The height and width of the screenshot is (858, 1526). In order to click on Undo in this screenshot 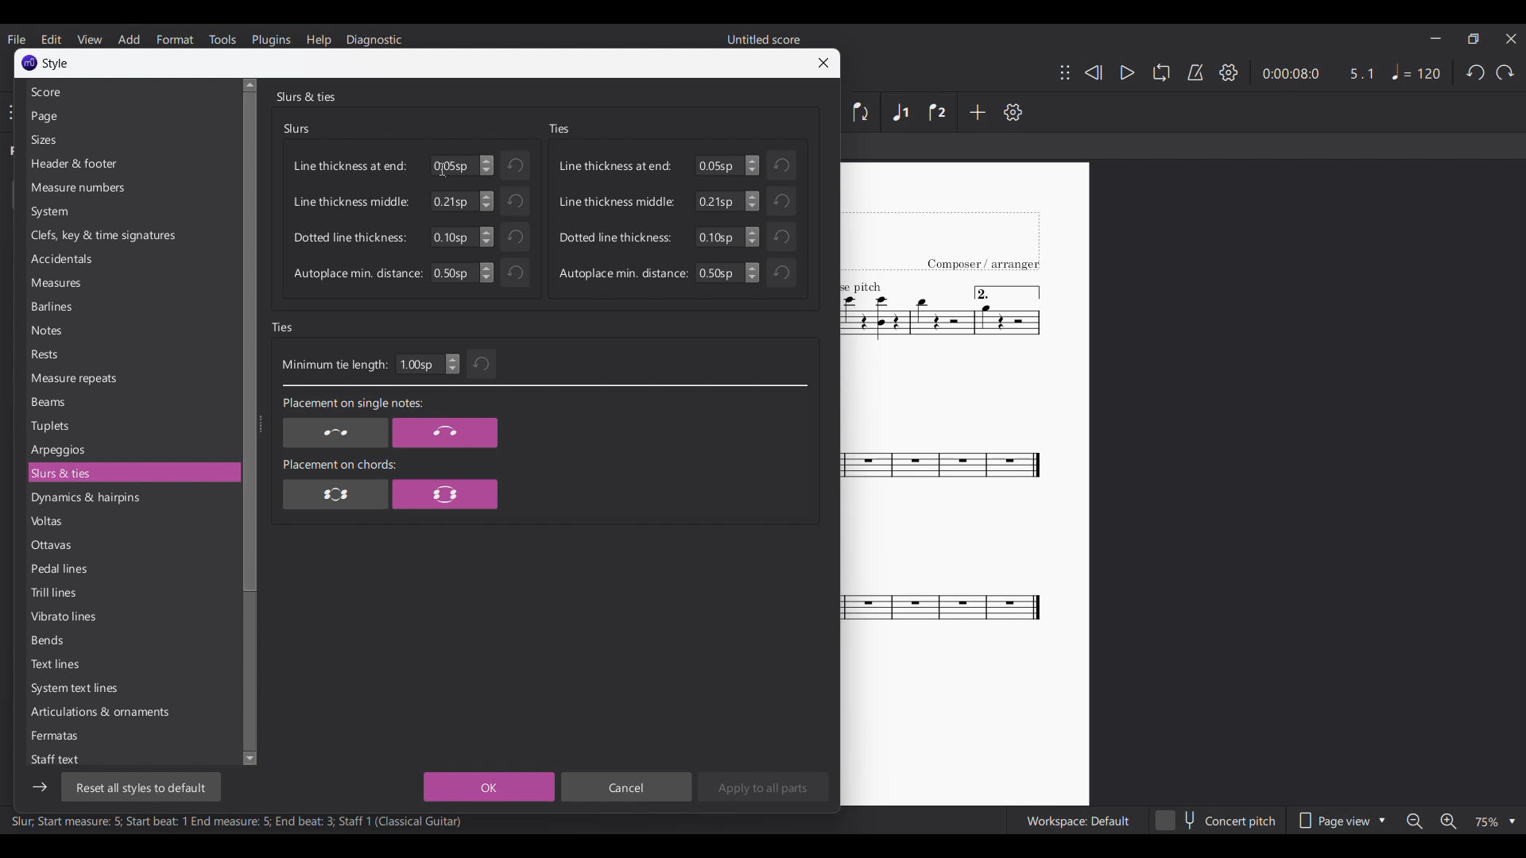, I will do `click(514, 201)`.